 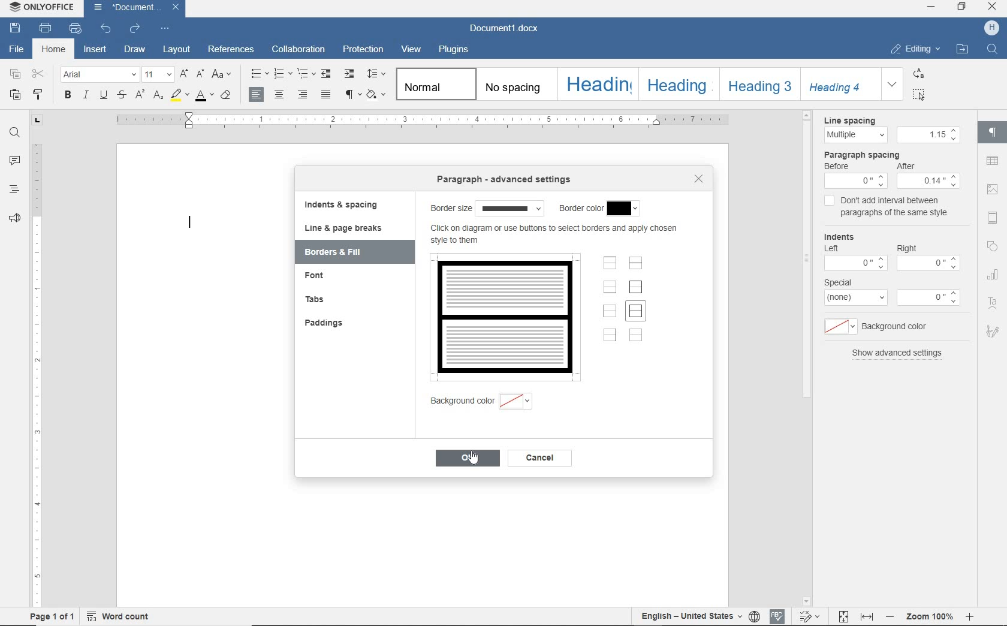 What do you see at coordinates (963, 51) in the screenshot?
I see `OPEN FILE LOCATION` at bounding box center [963, 51].